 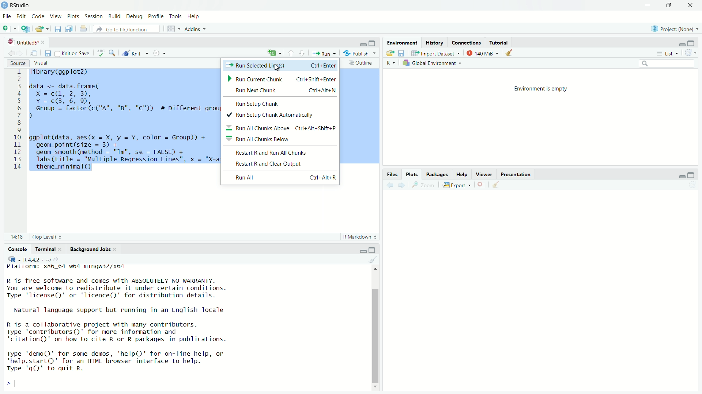 What do you see at coordinates (389, 185) in the screenshot?
I see `back` at bounding box center [389, 185].